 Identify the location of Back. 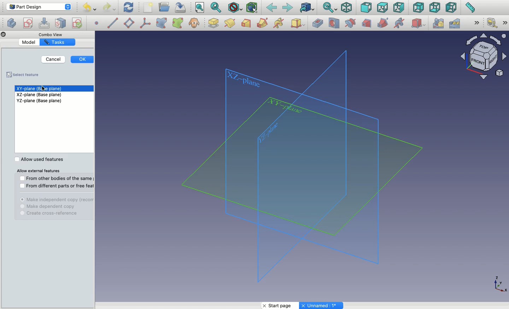
(272, 8).